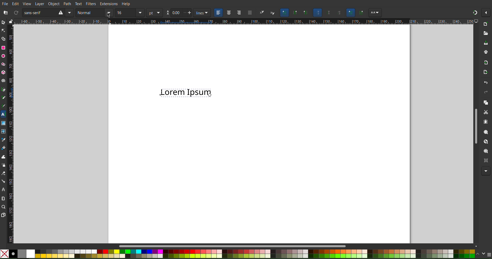  I want to click on Cursor, so click(107, 15).